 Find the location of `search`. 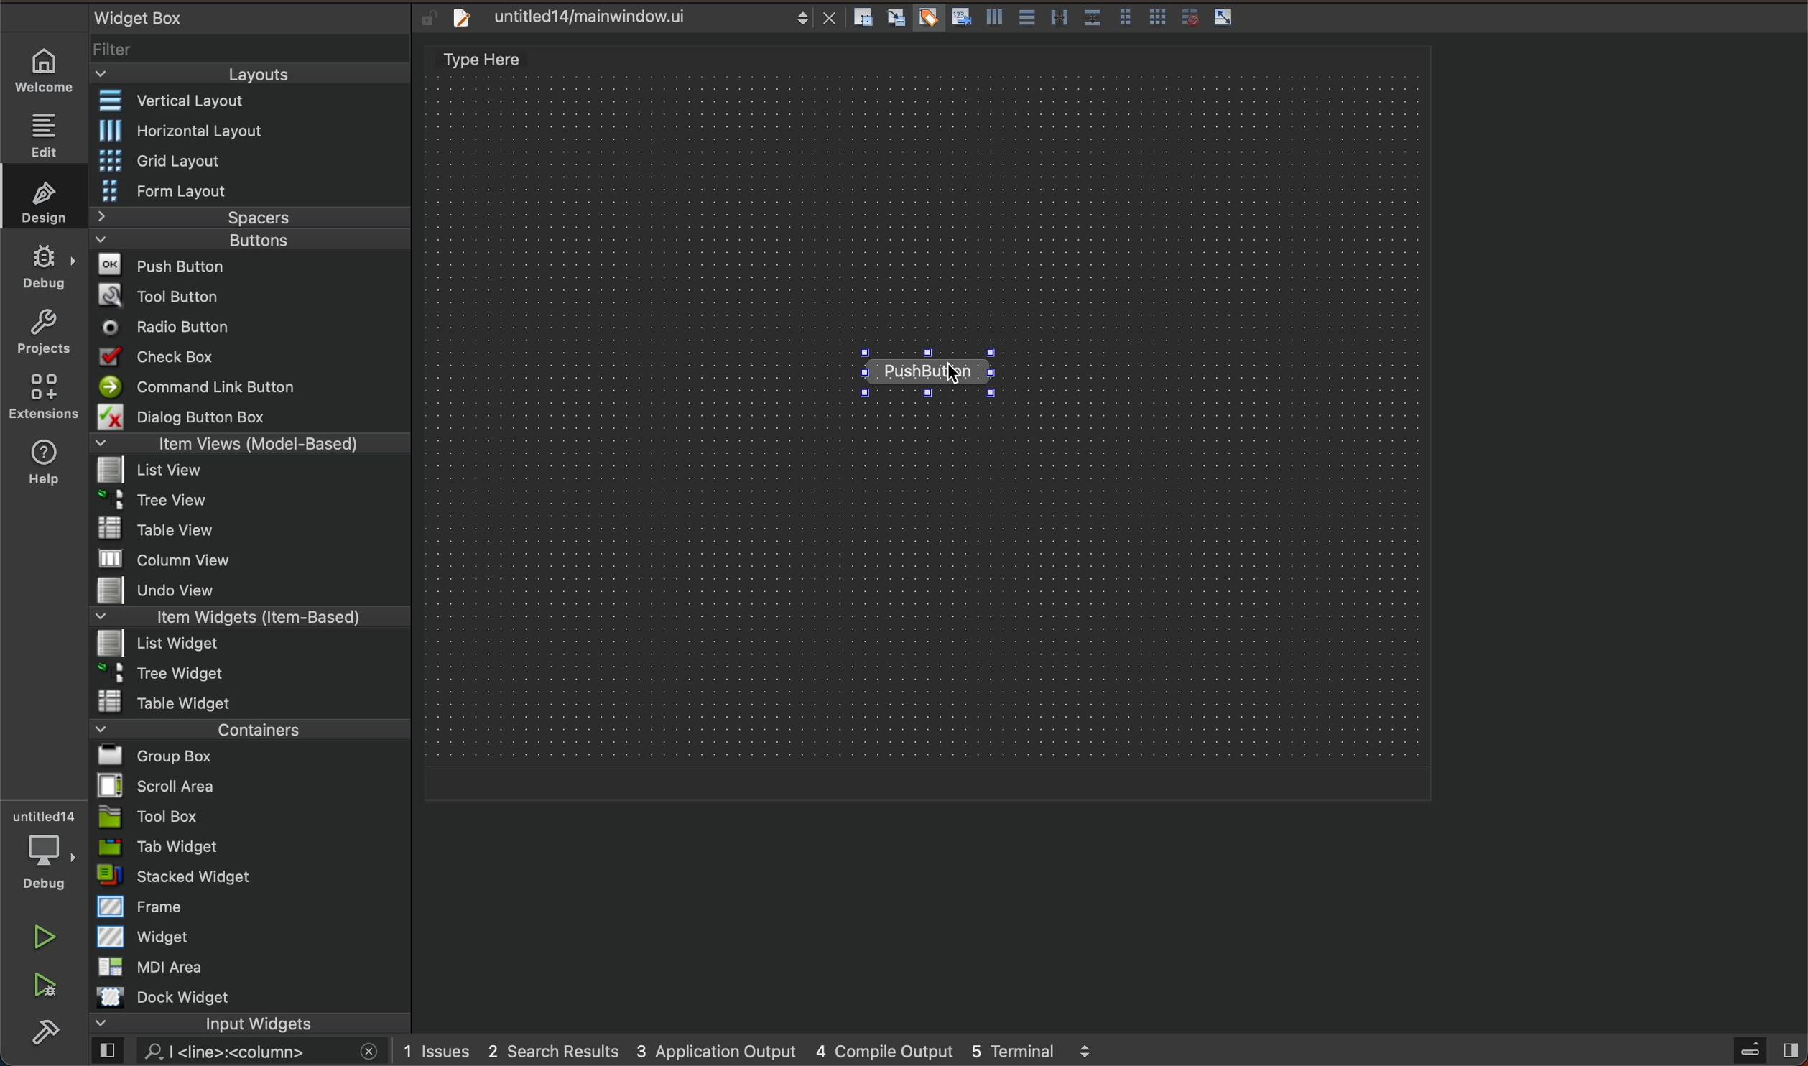

search is located at coordinates (234, 1052).